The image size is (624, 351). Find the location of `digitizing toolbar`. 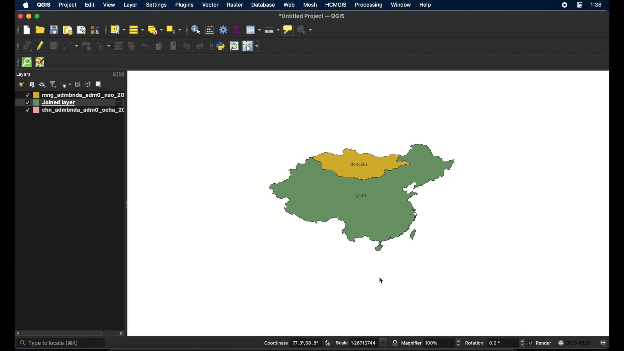

digitizing toolbar is located at coordinates (18, 46).